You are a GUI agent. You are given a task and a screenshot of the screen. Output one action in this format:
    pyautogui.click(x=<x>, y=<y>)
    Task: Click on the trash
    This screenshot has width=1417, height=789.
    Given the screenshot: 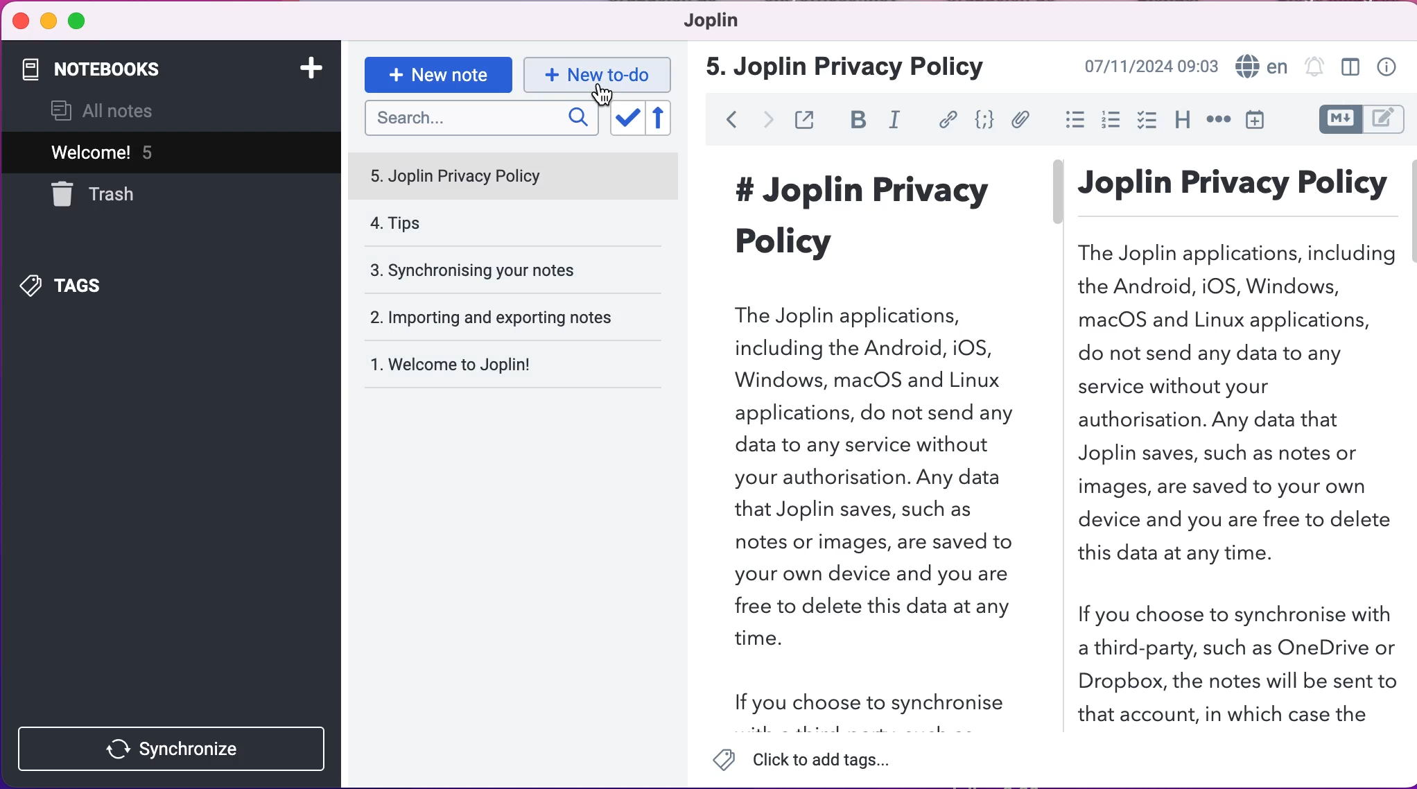 What is the action you would take?
    pyautogui.click(x=128, y=194)
    